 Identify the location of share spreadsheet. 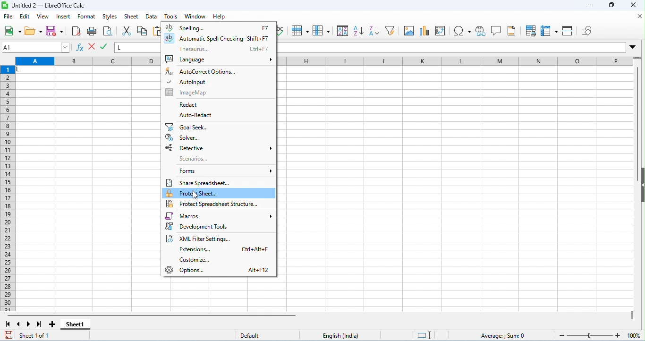
(206, 183).